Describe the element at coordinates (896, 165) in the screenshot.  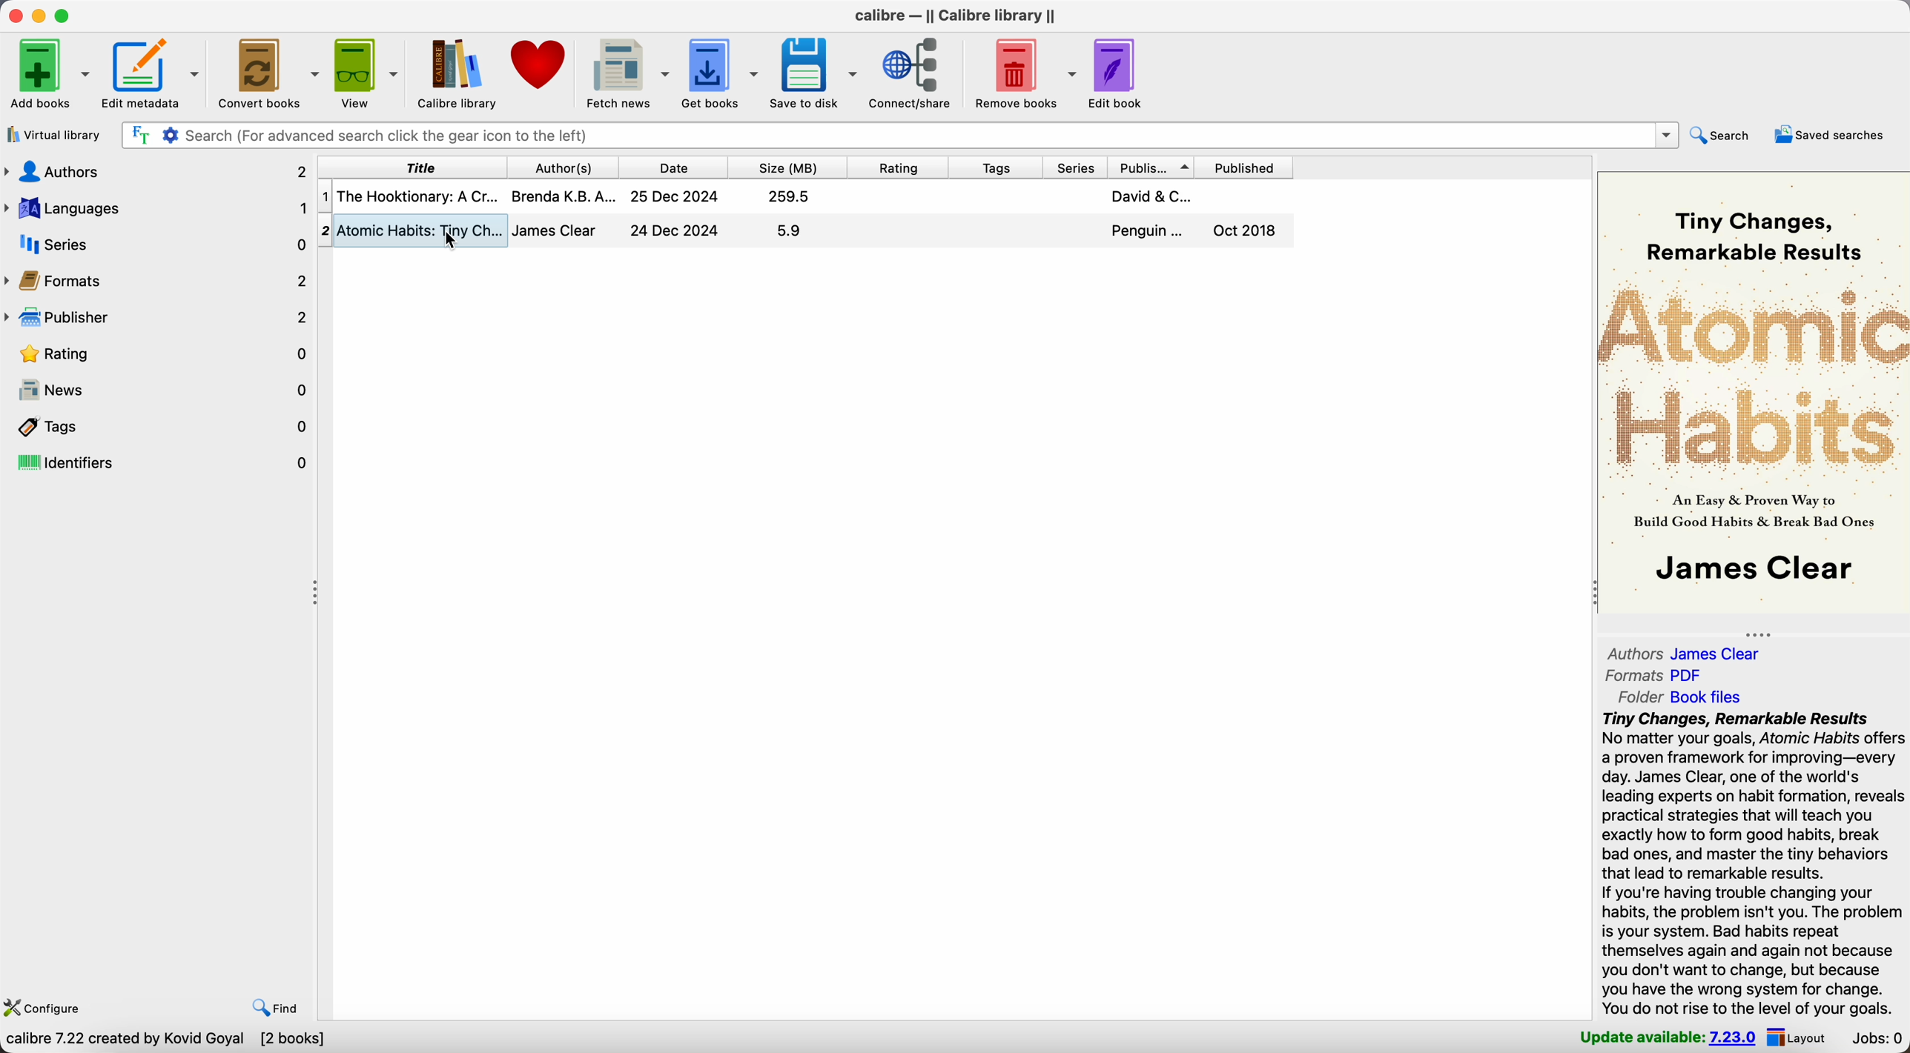
I see `rating` at that location.